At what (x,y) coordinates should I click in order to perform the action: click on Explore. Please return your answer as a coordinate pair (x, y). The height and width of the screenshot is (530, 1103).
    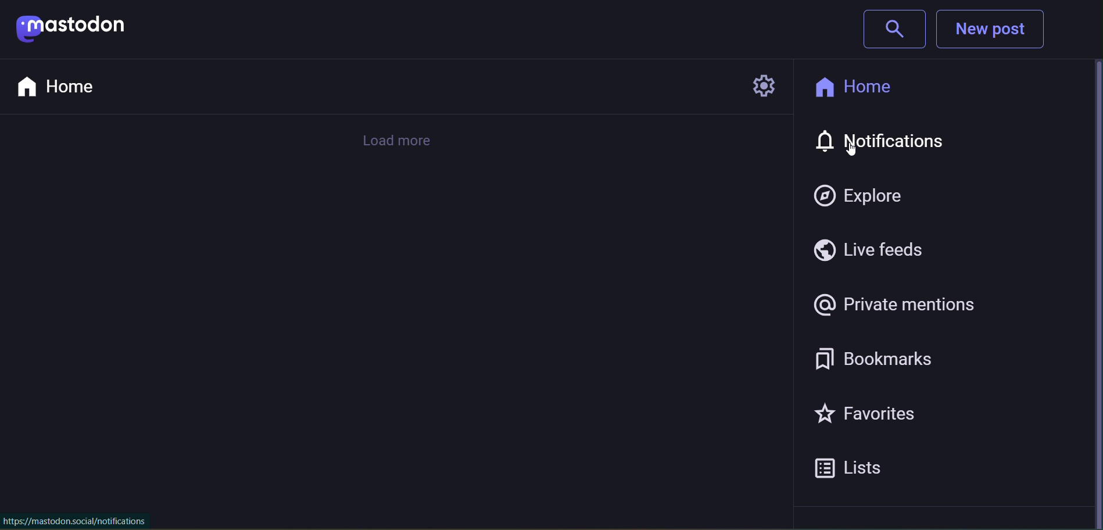
    Looking at the image, I should click on (862, 196).